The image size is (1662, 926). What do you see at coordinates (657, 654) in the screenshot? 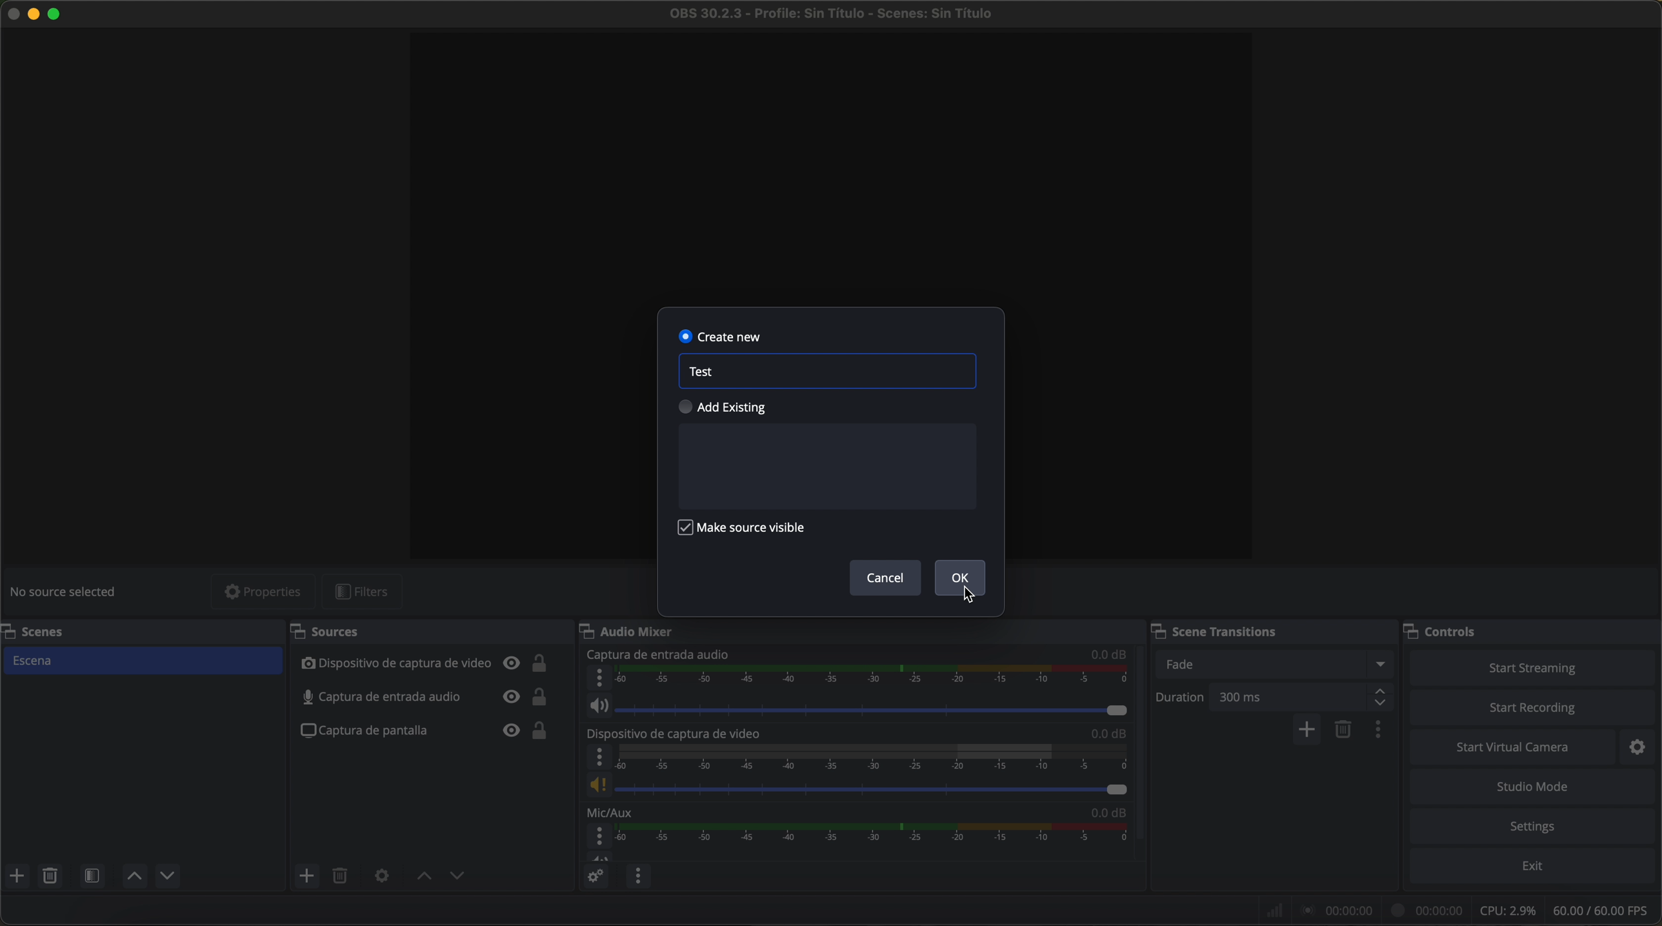
I see `audio input capture` at bounding box center [657, 654].